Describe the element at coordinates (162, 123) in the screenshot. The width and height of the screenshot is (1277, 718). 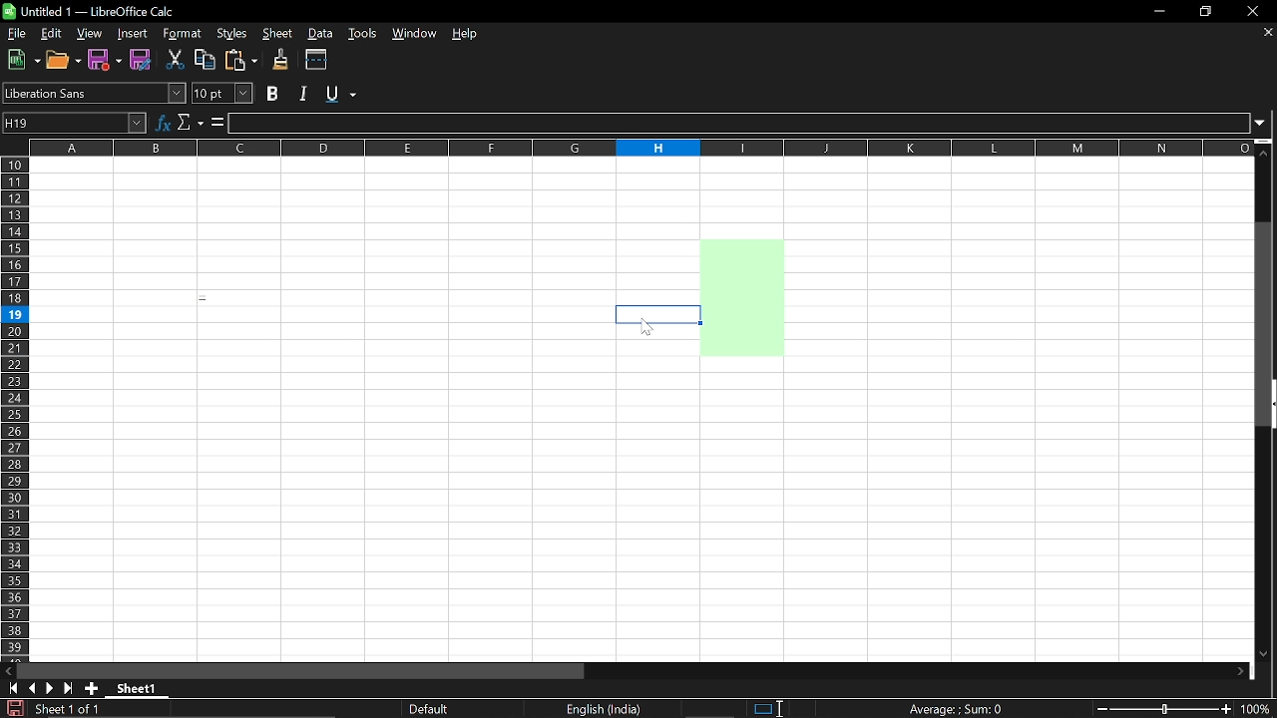
I see `Function wizard` at that location.